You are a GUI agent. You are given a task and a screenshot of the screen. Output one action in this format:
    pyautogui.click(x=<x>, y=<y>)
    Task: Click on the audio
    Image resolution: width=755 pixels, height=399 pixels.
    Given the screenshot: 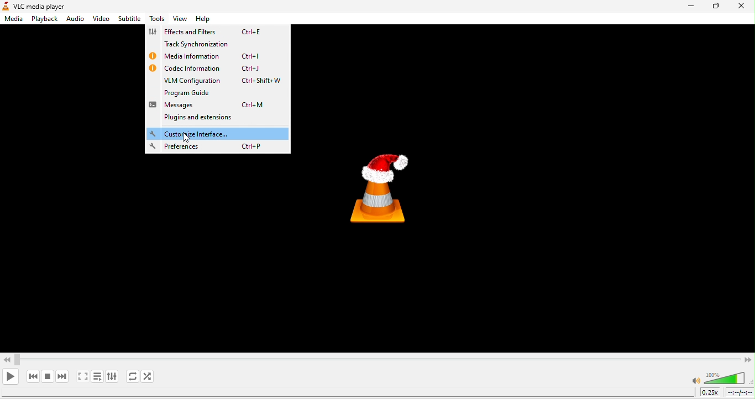 What is the action you would take?
    pyautogui.click(x=76, y=19)
    